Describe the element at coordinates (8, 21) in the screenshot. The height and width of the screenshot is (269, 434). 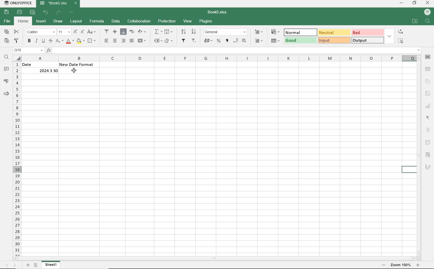
I see `FILE` at that location.